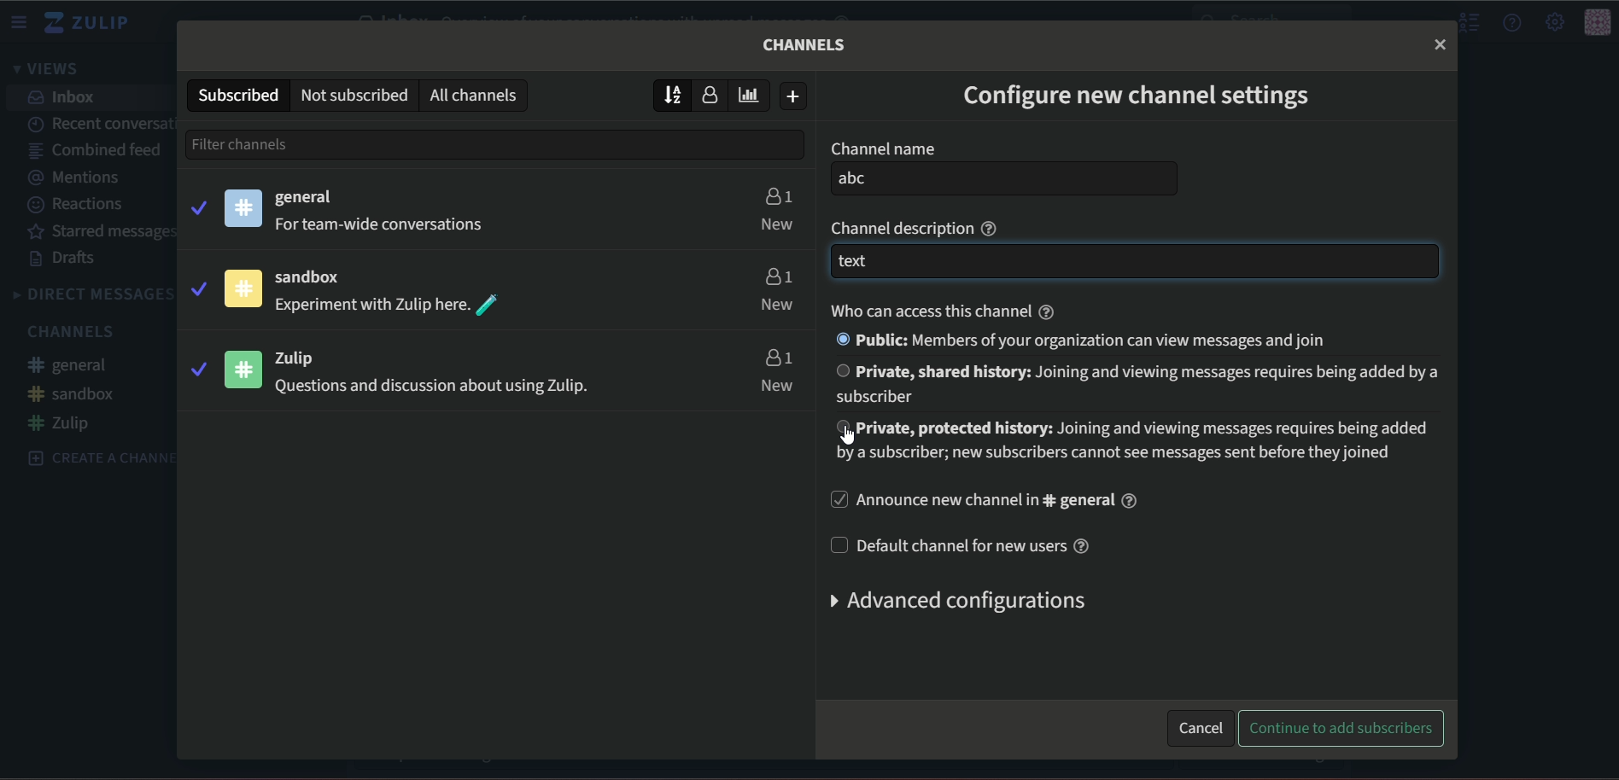 The image size is (1619, 780). What do you see at coordinates (196, 287) in the screenshot?
I see `tick` at bounding box center [196, 287].